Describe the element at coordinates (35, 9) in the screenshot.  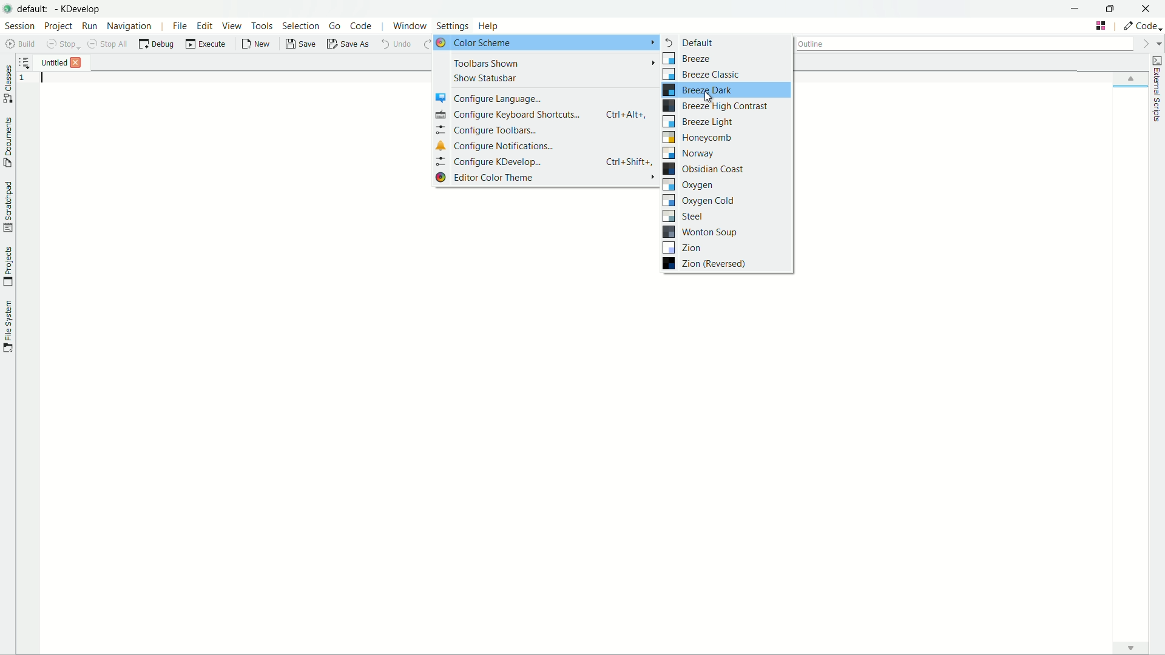
I see `default` at that location.